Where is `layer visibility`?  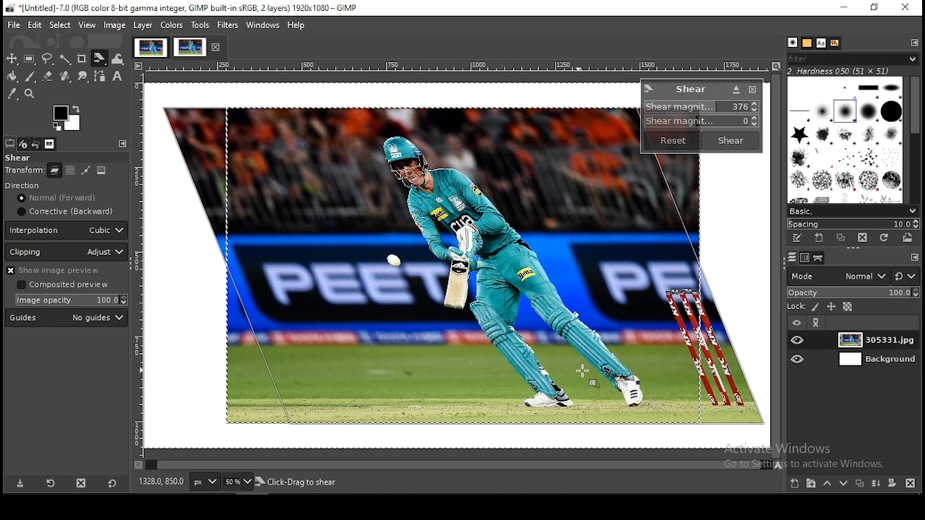
layer visibility is located at coordinates (794, 323).